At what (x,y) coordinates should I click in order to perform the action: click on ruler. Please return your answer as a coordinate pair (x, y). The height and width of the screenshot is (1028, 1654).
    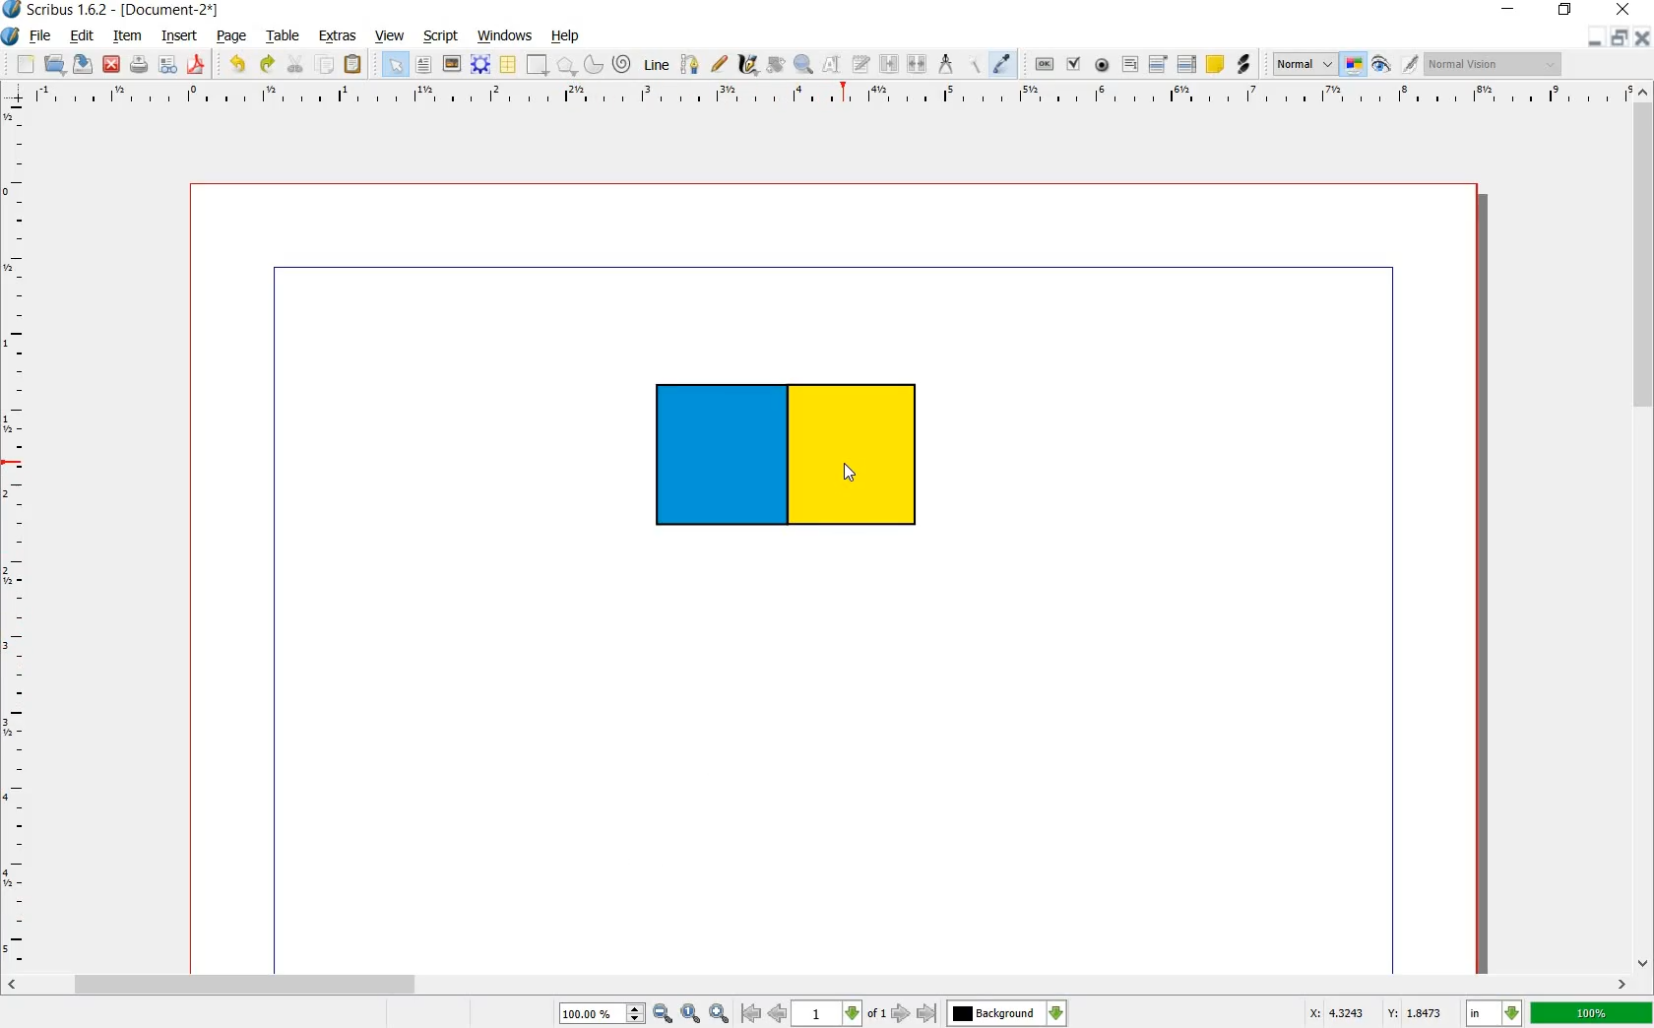
    Looking at the image, I should click on (830, 99).